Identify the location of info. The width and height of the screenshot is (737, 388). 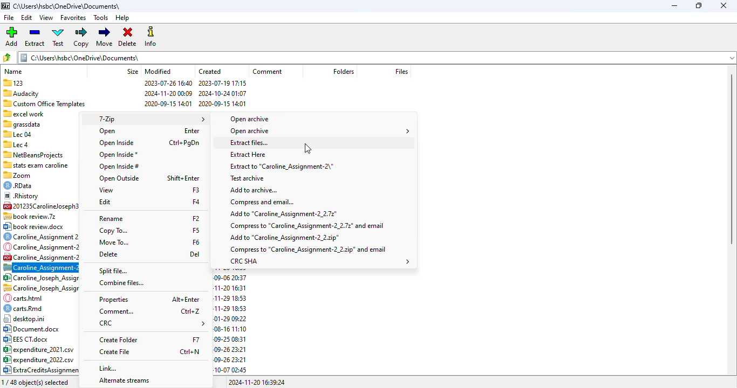
(150, 37).